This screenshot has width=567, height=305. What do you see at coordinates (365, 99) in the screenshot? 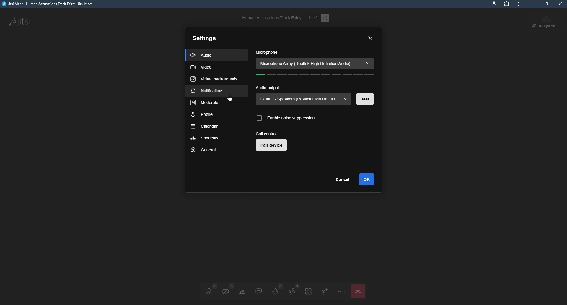
I see `test` at bounding box center [365, 99].